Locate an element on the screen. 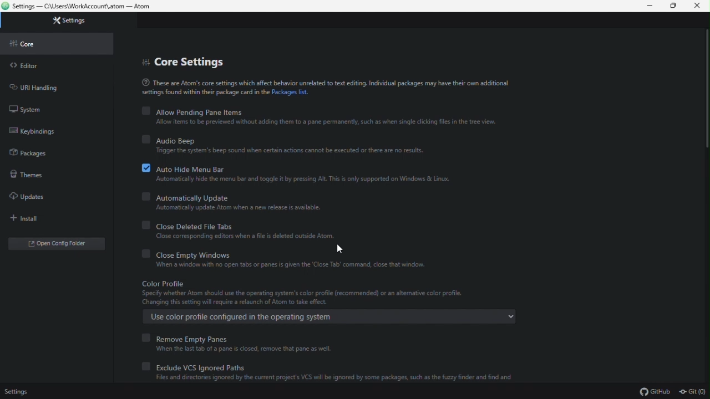 The image size is (710, 399). core is located at coordinates (58, 42).